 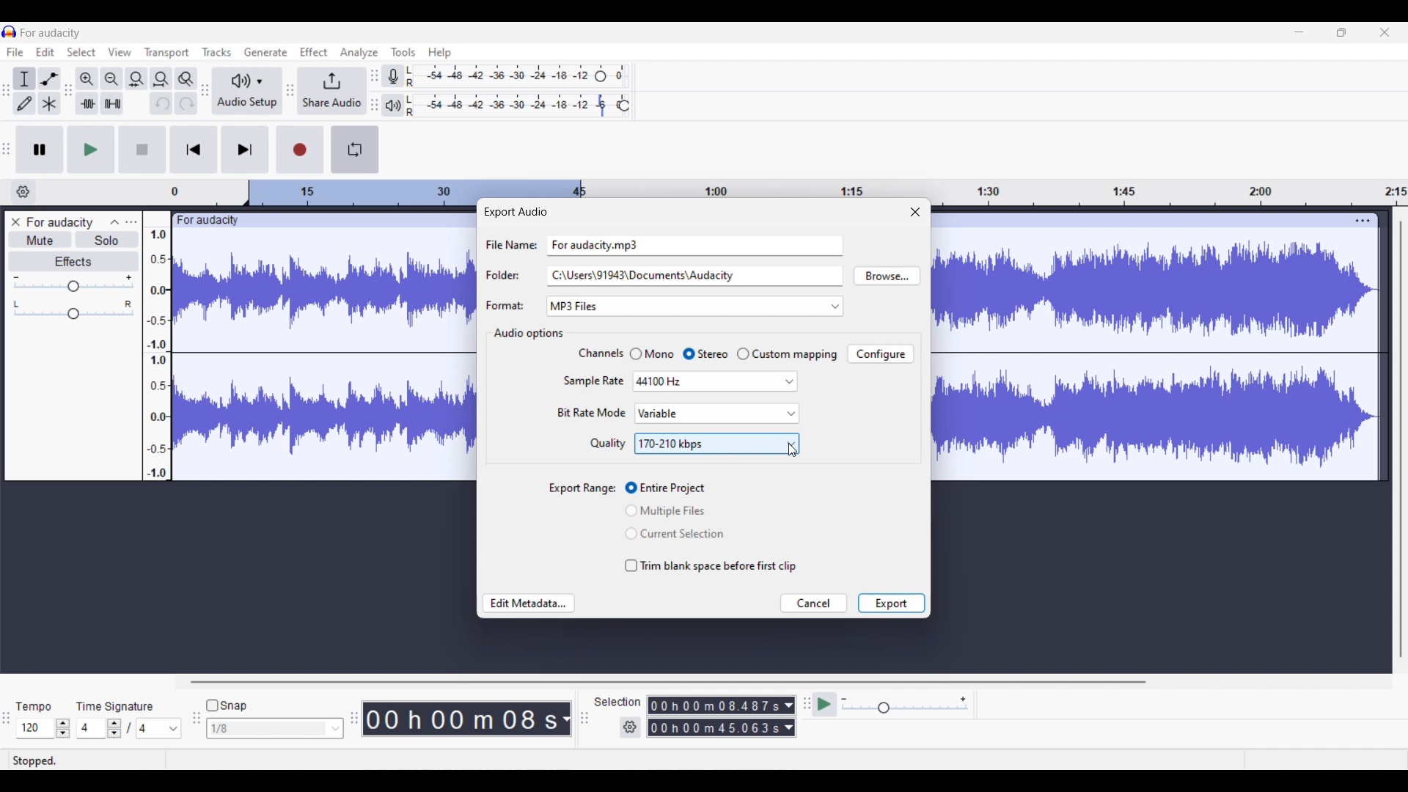 I want to click on Software logo, so click(x=10, y=32).